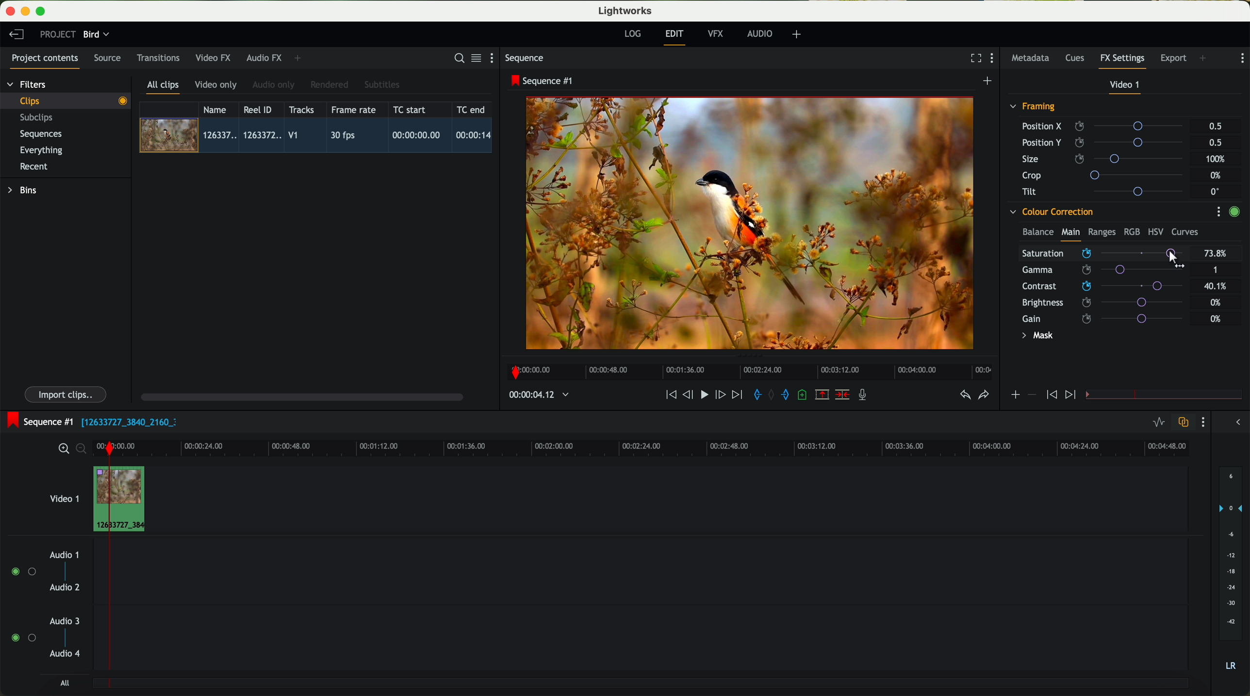  Describe the element at coordinates (1072, 395) in the screenshot. I see `icon` at that location.